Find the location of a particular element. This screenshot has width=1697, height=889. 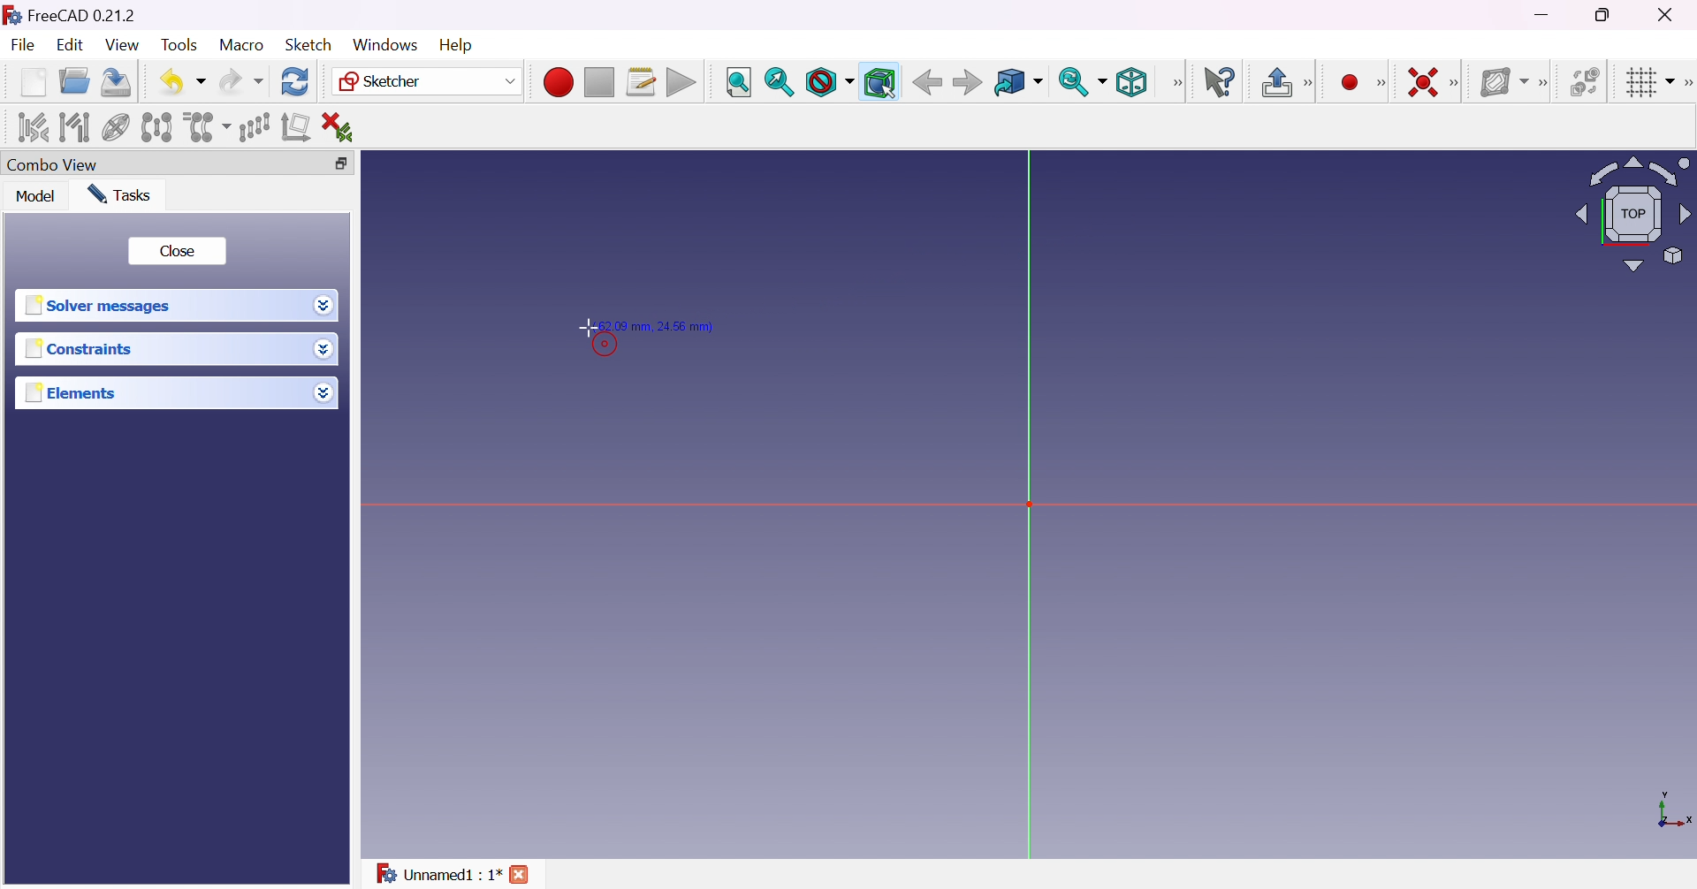

Fit selection is located at coordinates (779, 82).